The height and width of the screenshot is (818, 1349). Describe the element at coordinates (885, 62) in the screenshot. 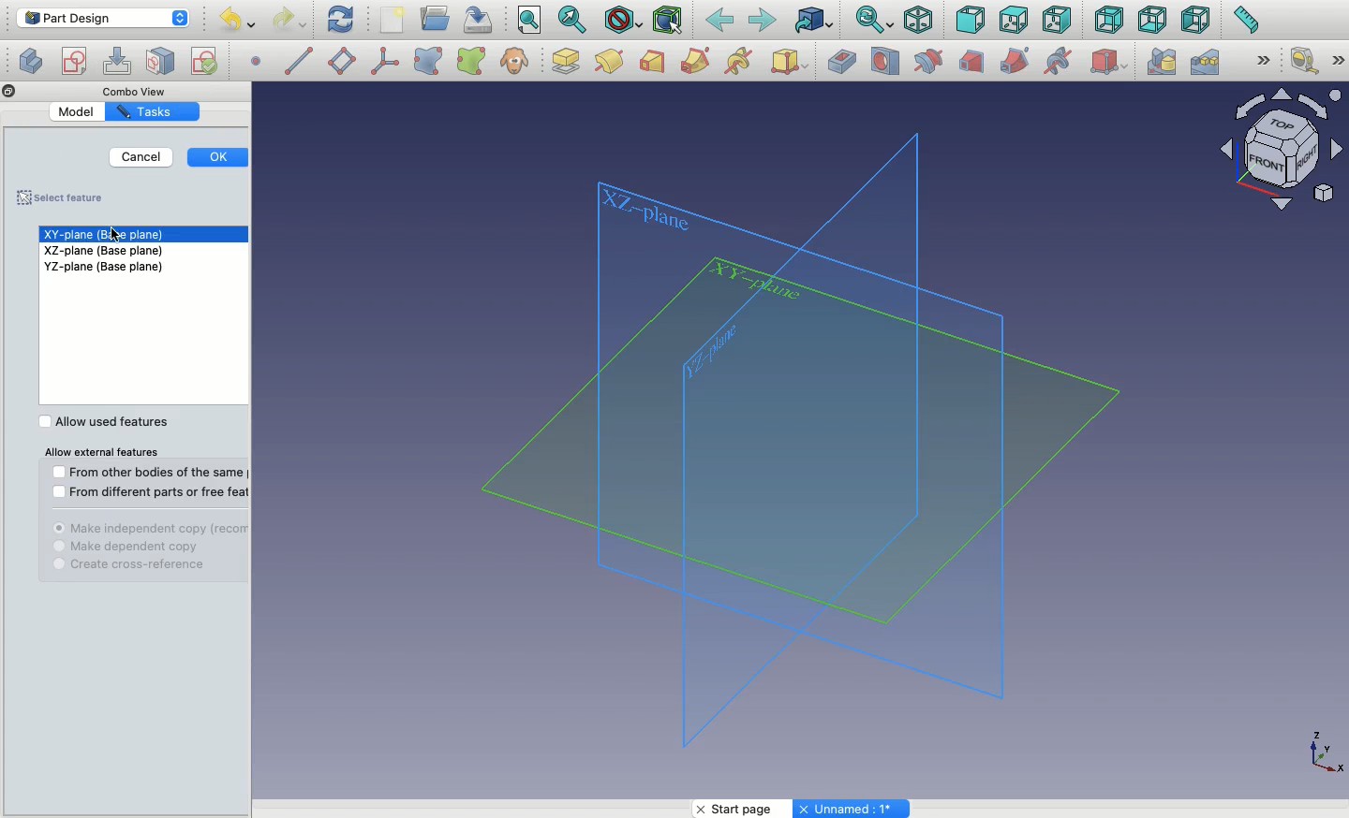

I see `Hole` at that location.